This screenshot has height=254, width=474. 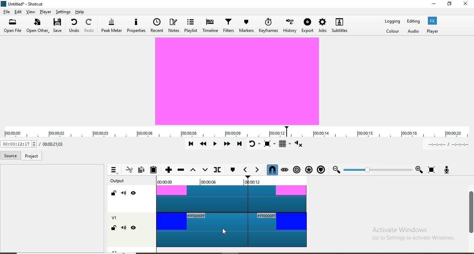 I want to click on video preview, so click(x=237, y=81).